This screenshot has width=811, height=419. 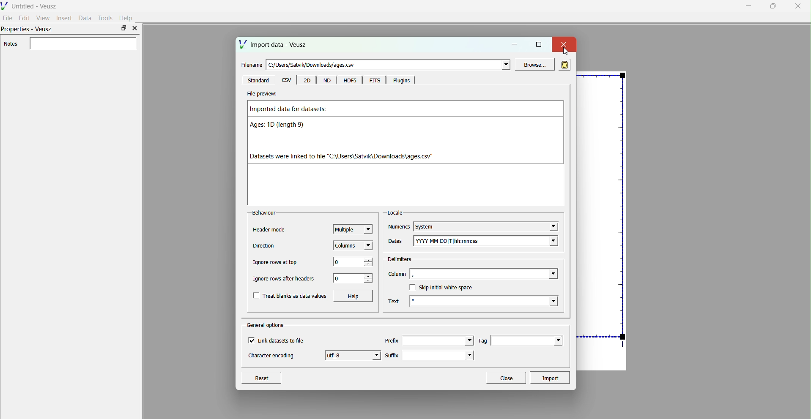 I want to click on Imported data for datasets:, so click(x=293, y=110).